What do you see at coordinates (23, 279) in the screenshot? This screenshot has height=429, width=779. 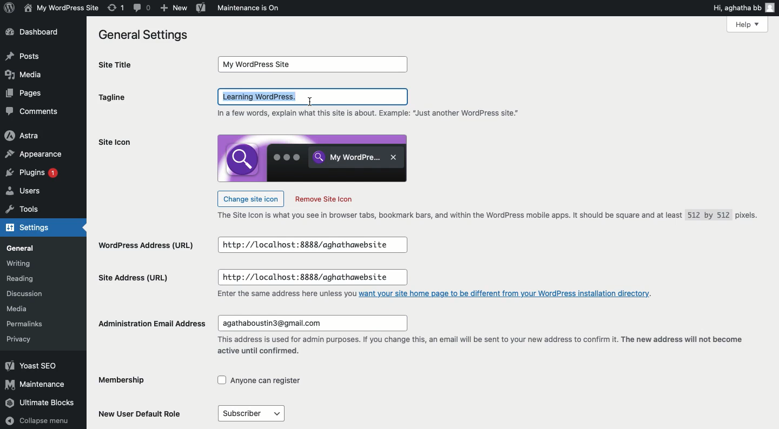 I see `Reading` at bounding box center [23, 279].